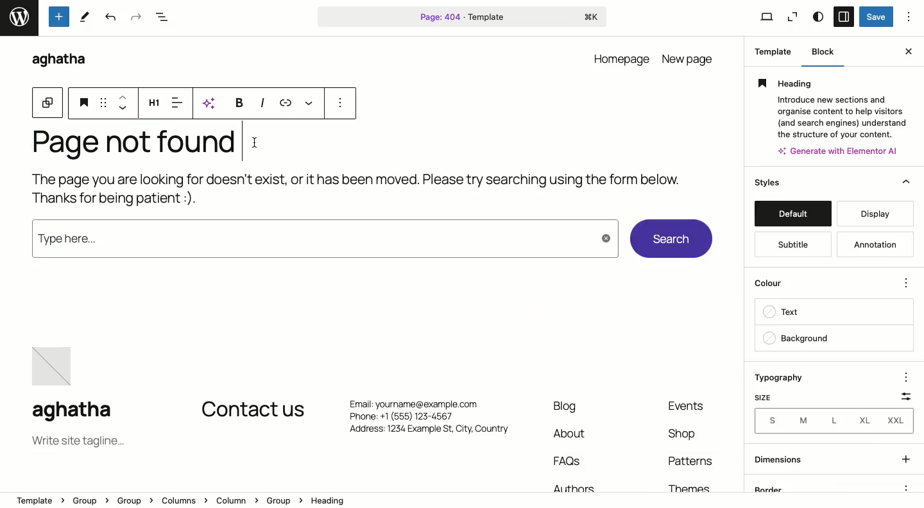 This screenshot has width=924, height=508. I want to click on M, so click(801, 421).